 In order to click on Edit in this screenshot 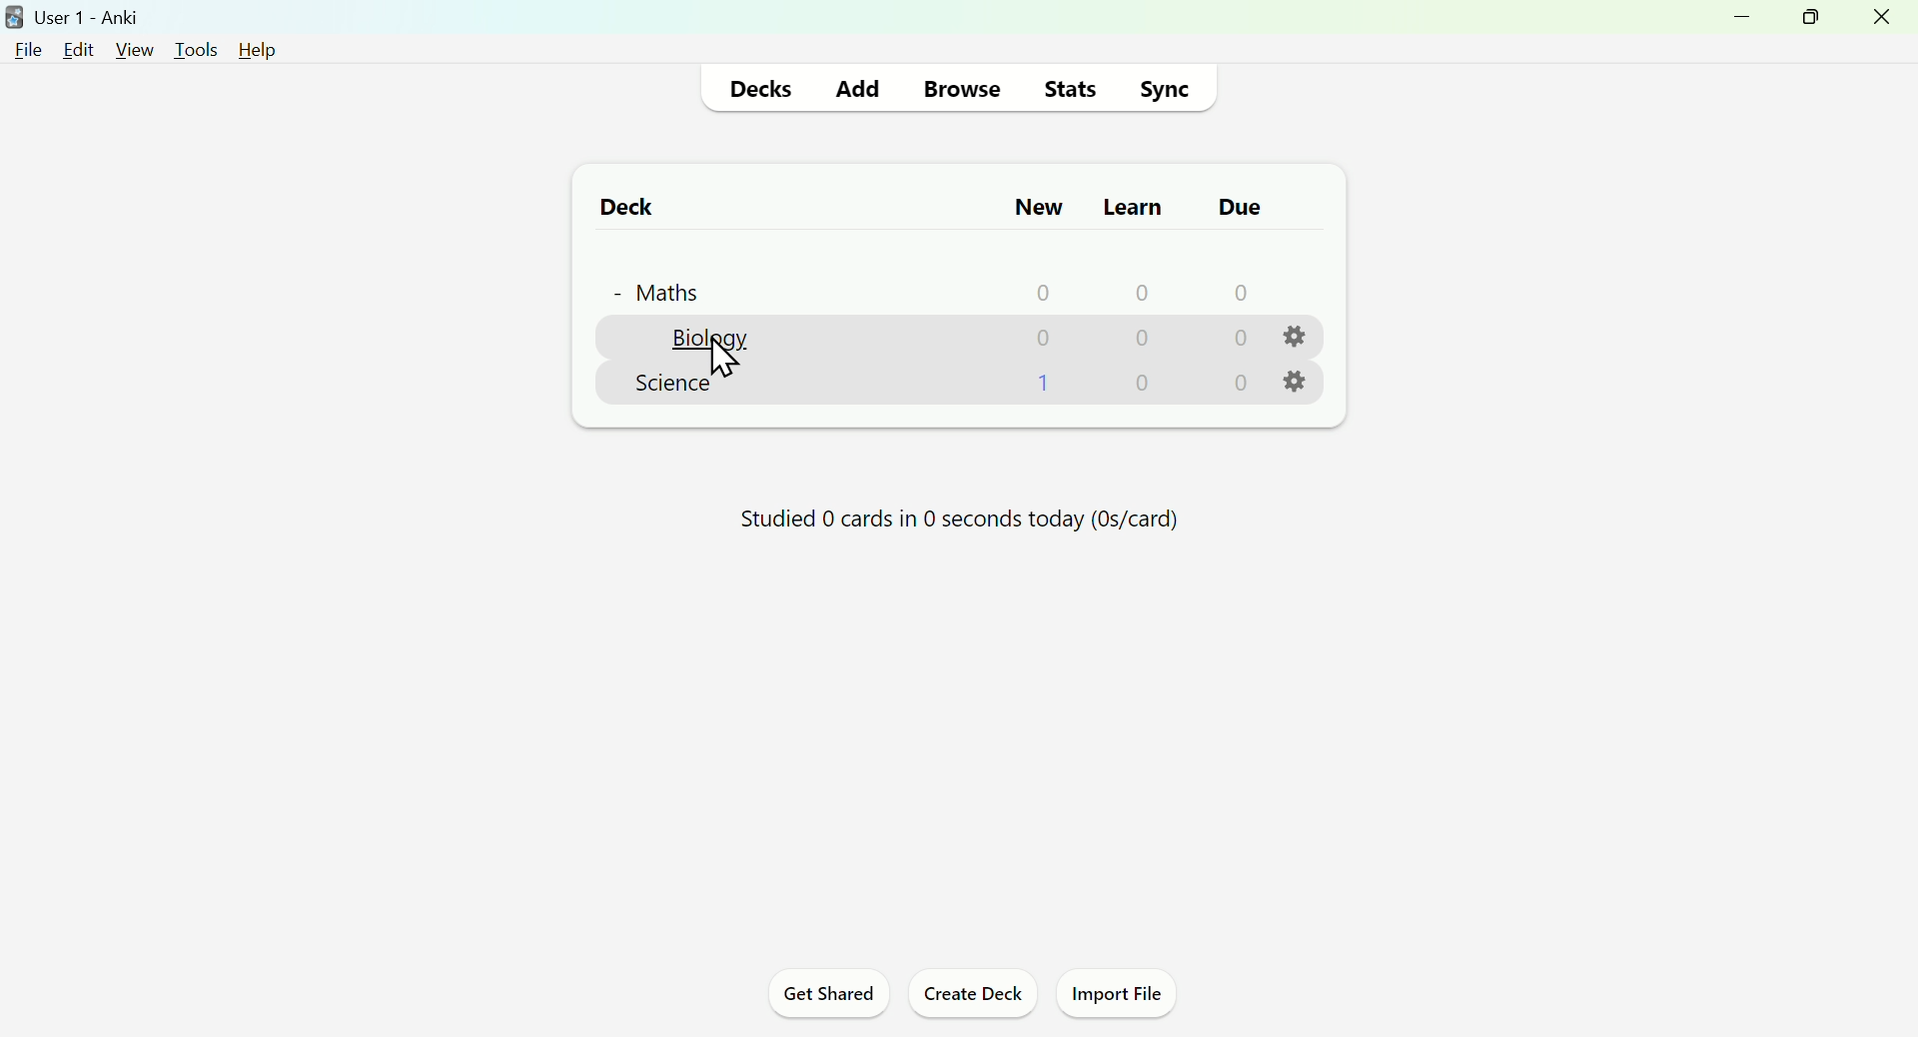, I will do `click(84, 47)`.